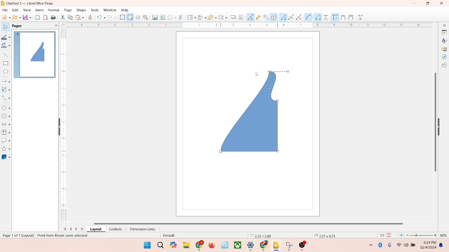 Image resolution: width=449 pixels, height=252 pixels. I want to click on select at least three object to distribute, so click(221, 17).